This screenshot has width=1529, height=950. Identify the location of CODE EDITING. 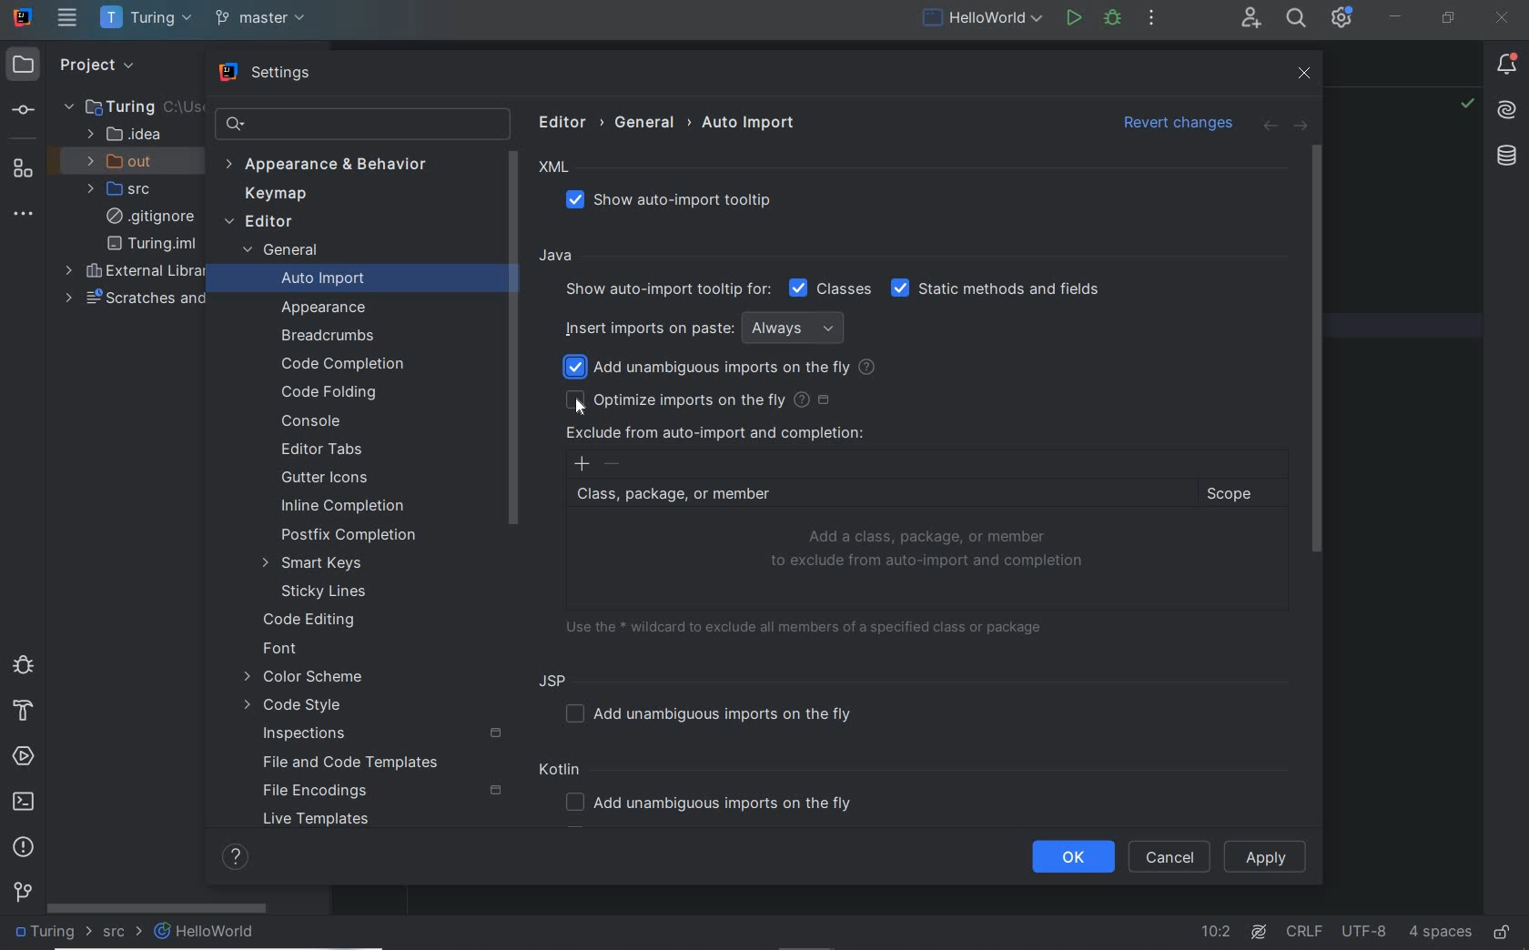
(310, 618).